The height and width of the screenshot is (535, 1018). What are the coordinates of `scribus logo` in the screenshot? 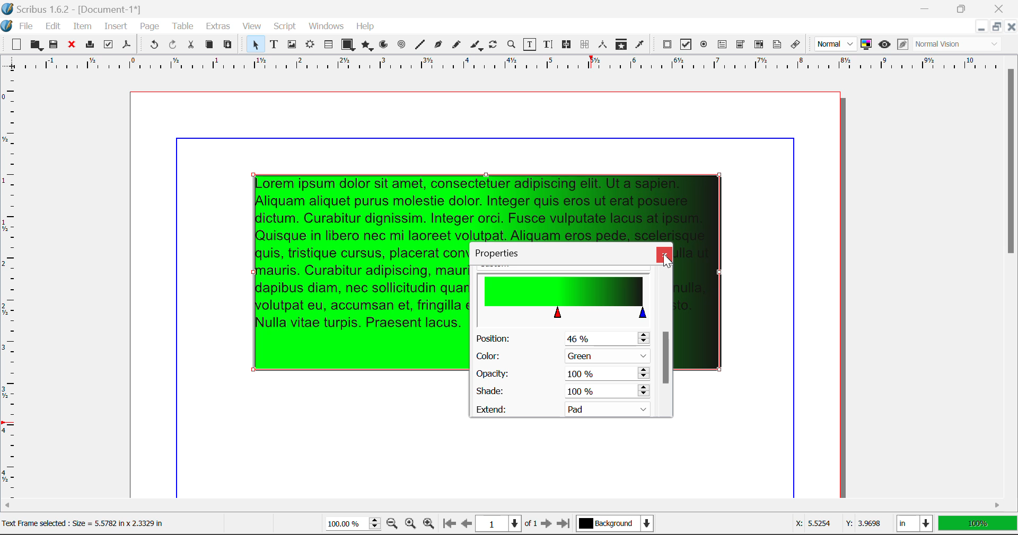 It's located at (8, 26).